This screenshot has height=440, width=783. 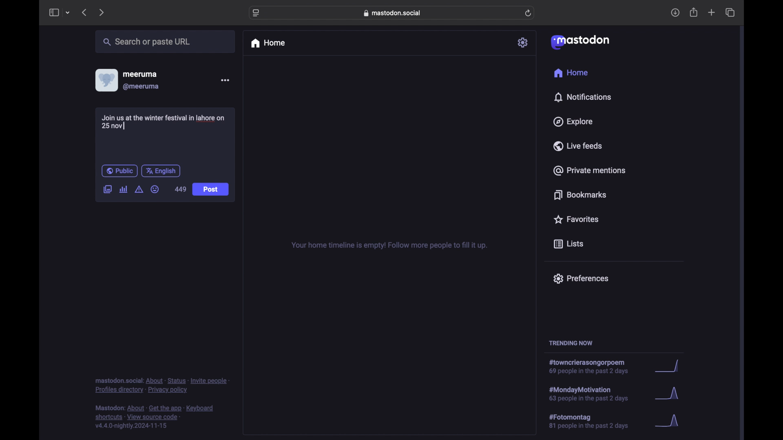 What do you see at coordinates (580, 278) in the screenshot?
I see `preferences` at bounding box center [580, 278].